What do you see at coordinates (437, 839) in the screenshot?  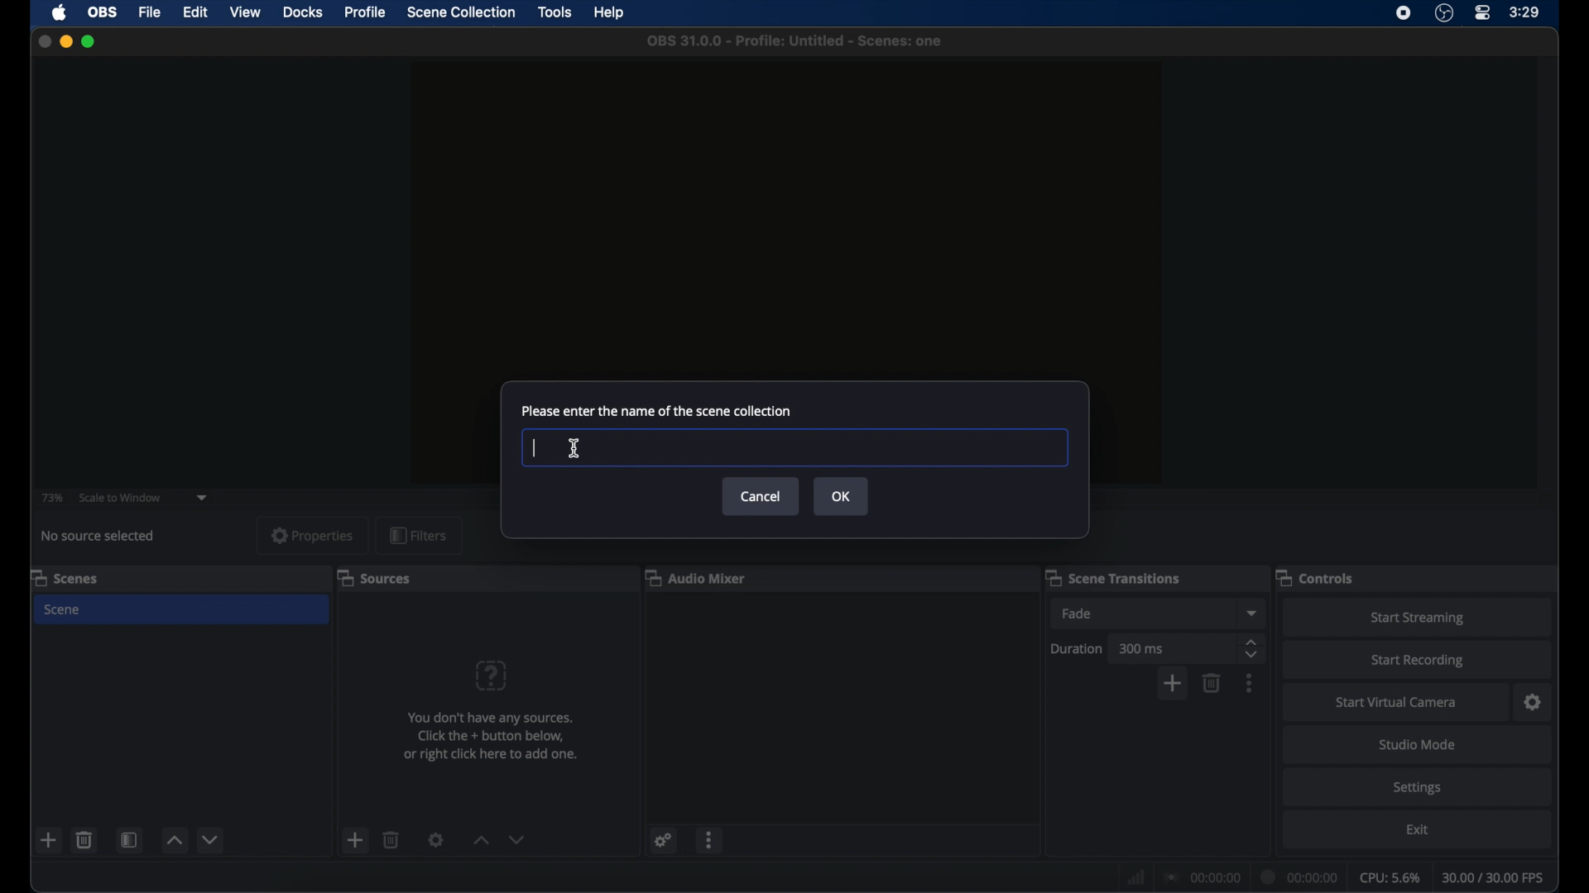 I see `settings` at bounding box center [437, 839].